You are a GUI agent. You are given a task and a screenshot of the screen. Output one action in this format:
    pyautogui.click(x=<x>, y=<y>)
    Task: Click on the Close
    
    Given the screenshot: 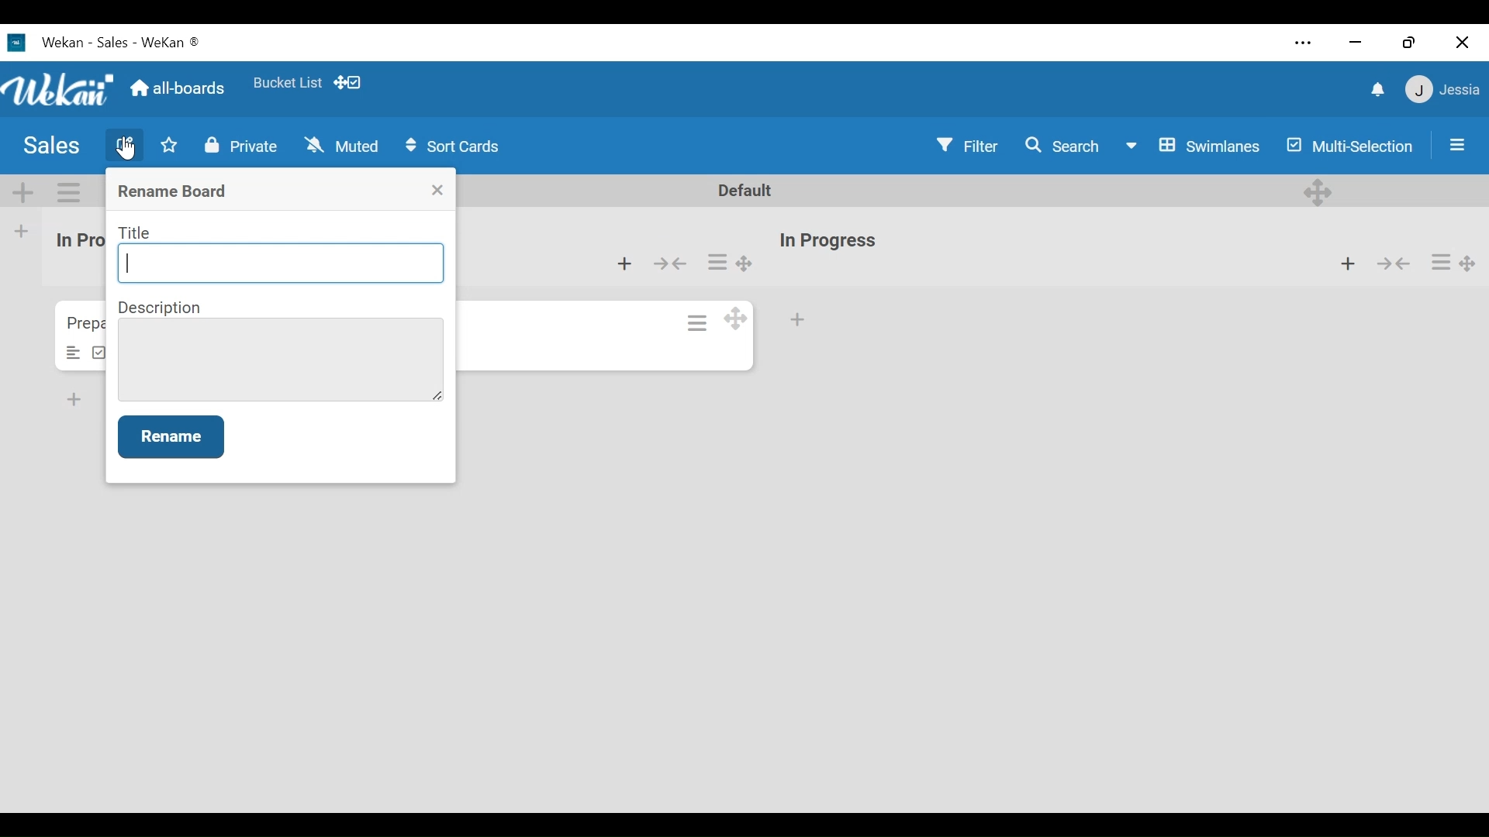 What is the action you would take?
    pyautogui.click(x=438, y=190)
    